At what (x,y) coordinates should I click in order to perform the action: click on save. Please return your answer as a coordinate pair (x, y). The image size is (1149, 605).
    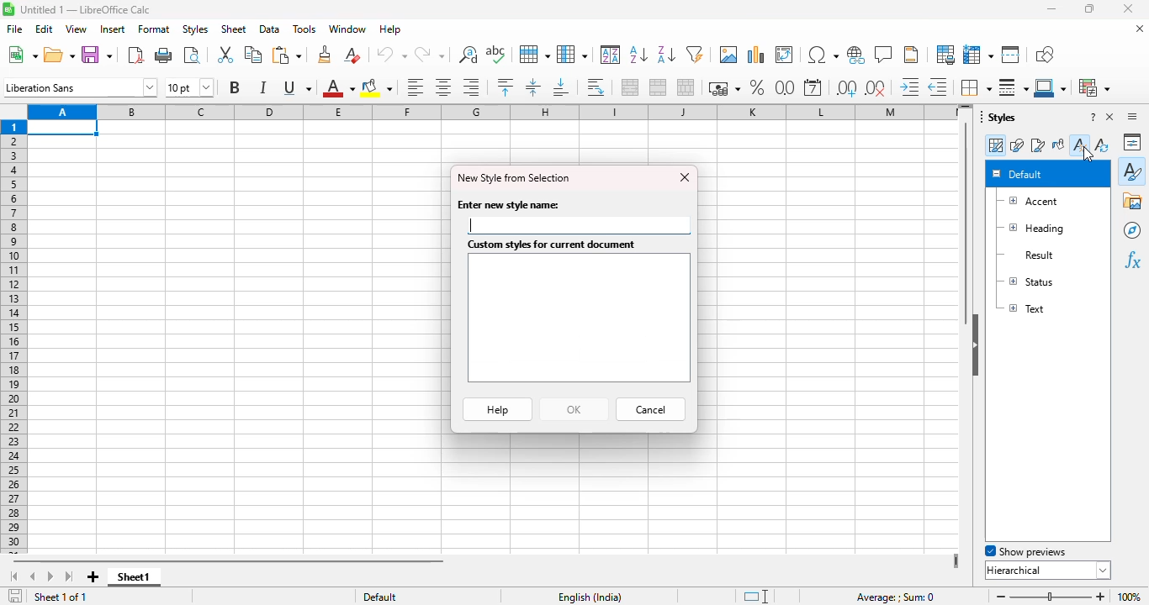
    Looking at the image, I should click on (97, 55).